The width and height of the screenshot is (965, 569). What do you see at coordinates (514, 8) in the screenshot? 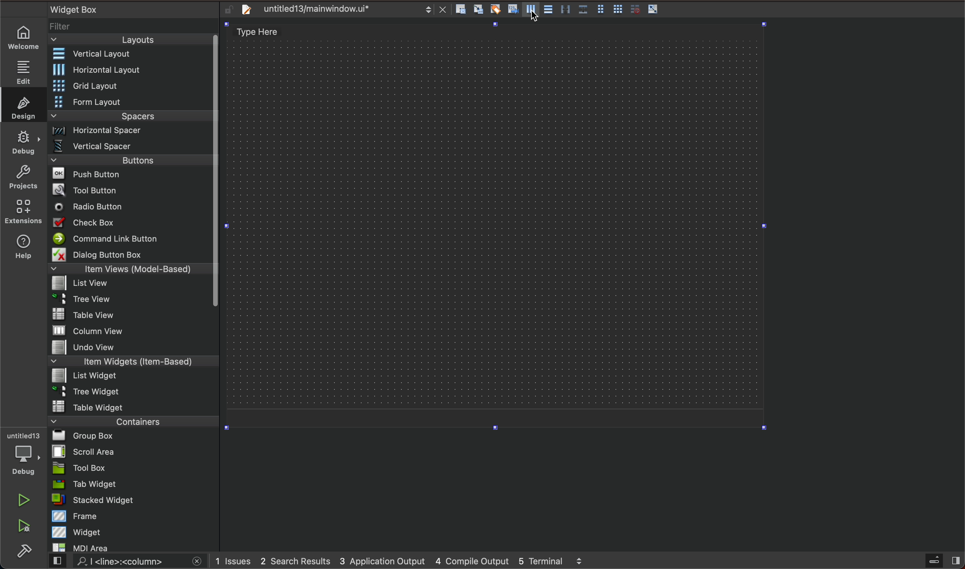
I see `tab order` at bounding box center [514, 8].